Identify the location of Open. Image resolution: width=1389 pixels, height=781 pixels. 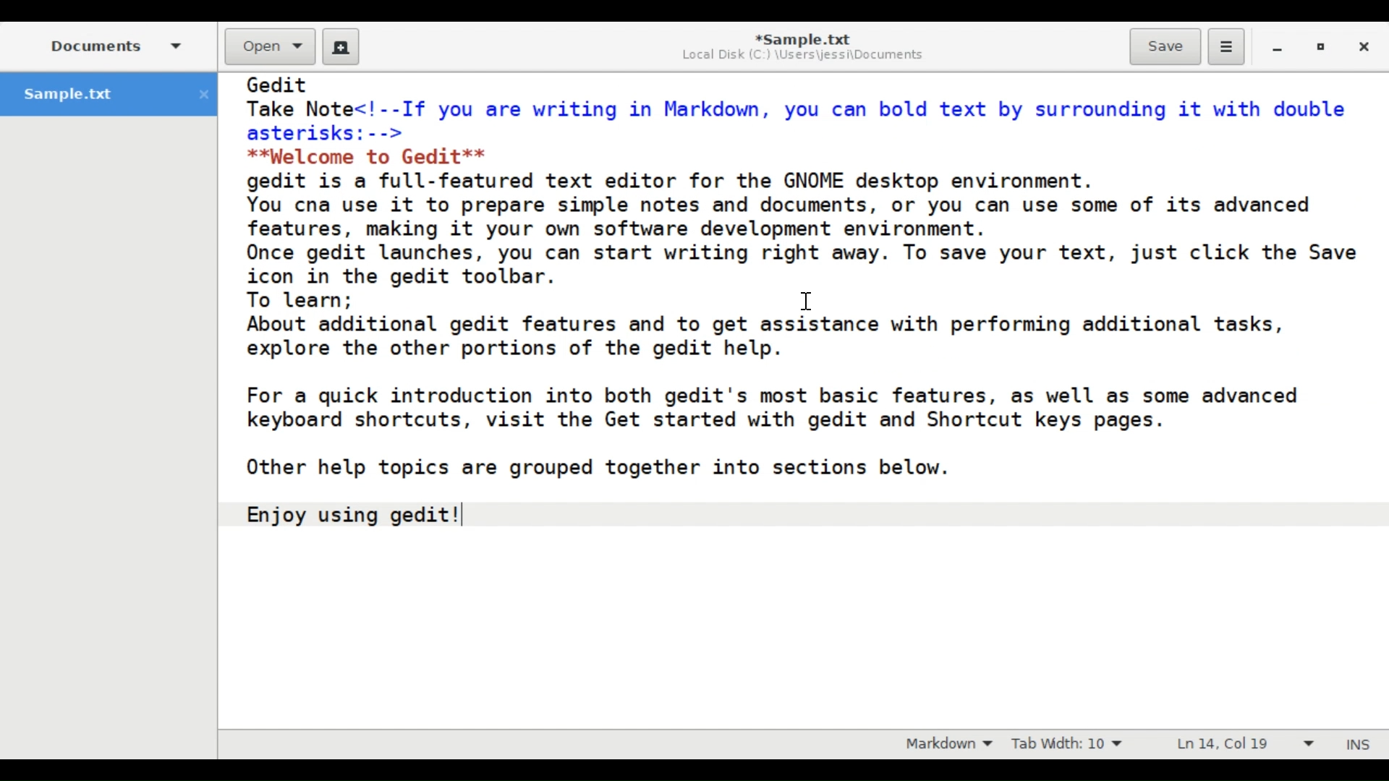
(271, 48).